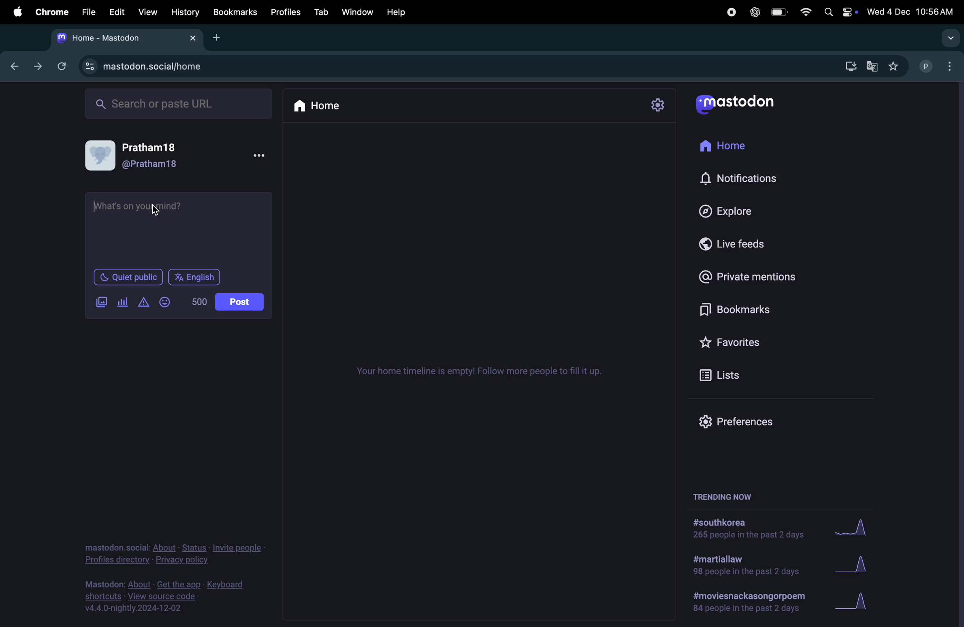 Image resolution: width=964 pixels, height=627 pixels. Describe the element at coordinates (221, 37) in the screenshot. I see `add tab` at that location.